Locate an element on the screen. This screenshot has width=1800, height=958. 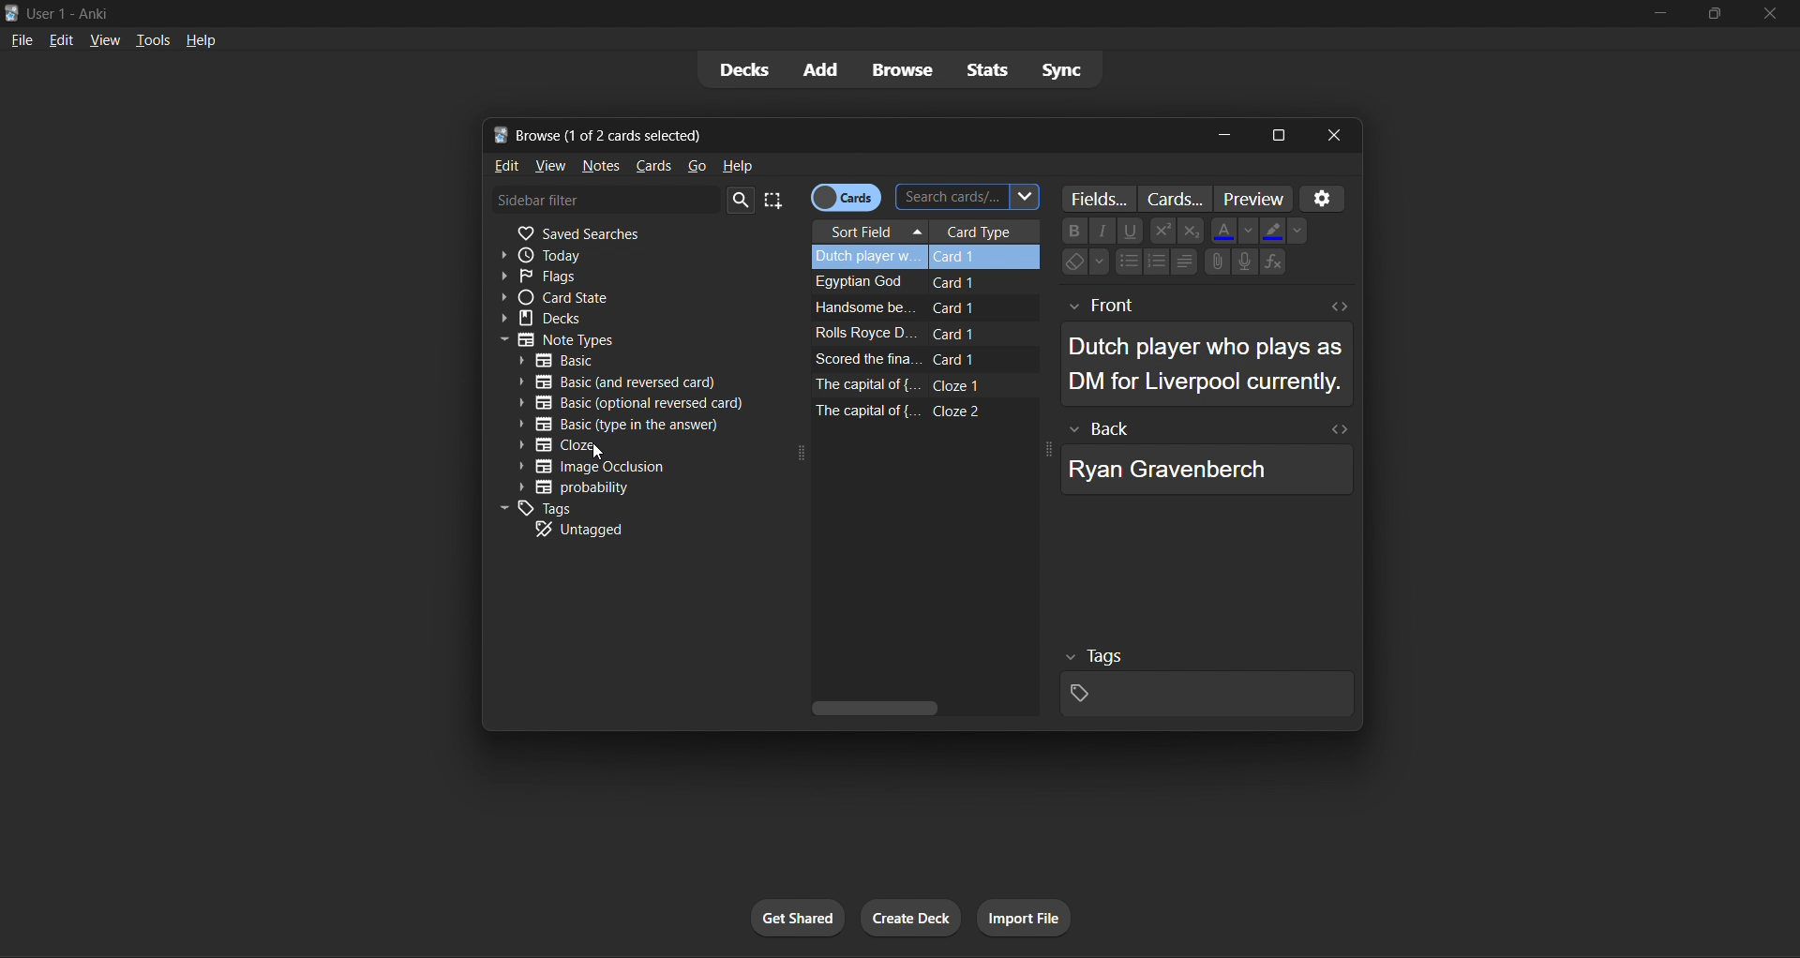
expand icon is located at coordinates (799, 457).